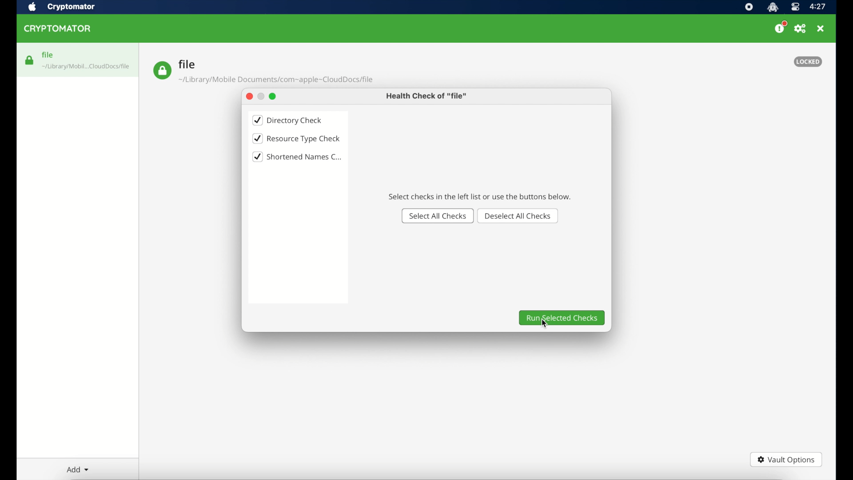  I want to click on select all checks, so click(437, 216).